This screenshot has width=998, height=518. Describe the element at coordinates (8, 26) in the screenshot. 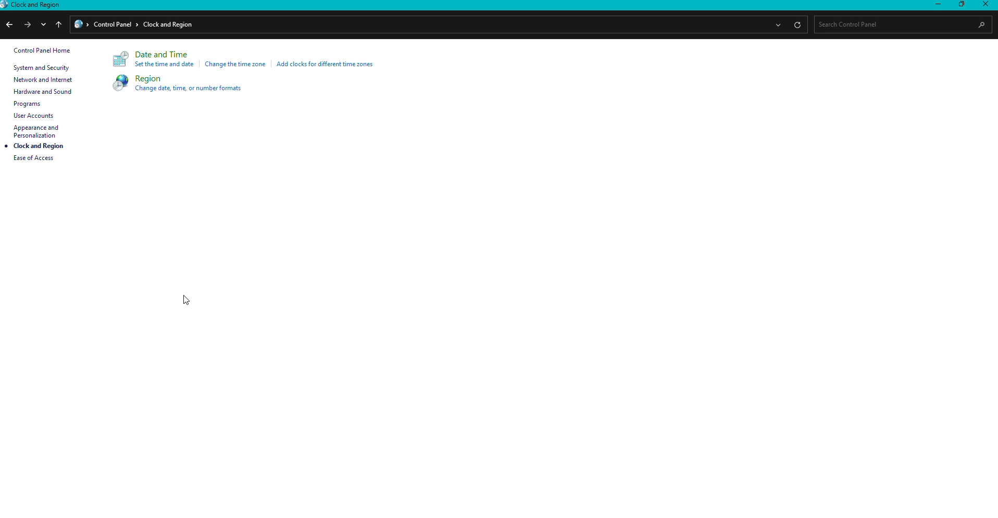

I see `previous` at that location.